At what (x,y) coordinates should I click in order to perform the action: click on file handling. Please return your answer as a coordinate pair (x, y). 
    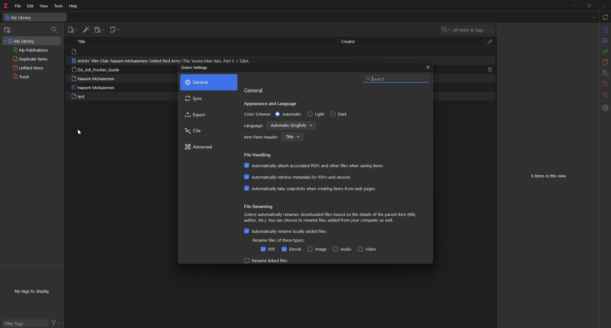
    Looking at the image, I should click on (259, 155).